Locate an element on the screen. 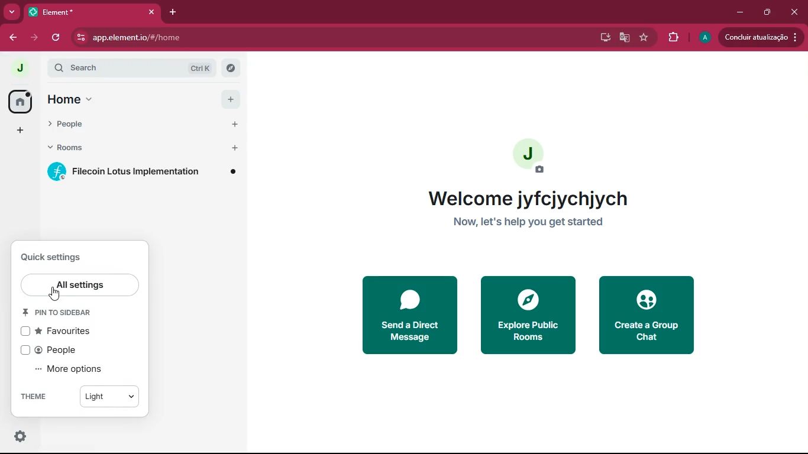 The width and height of the screenshot is (808, 454). add tab is located at coordinates (174, 12).